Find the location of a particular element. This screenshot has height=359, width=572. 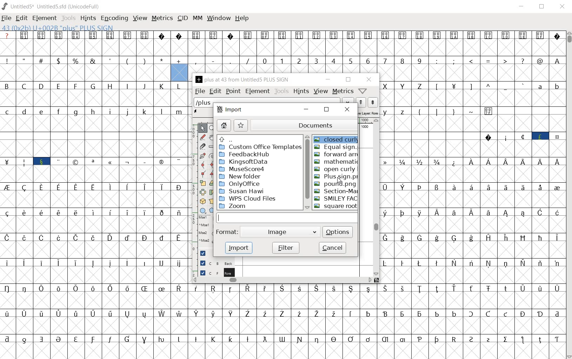

 is located at coordinates (472, 272).